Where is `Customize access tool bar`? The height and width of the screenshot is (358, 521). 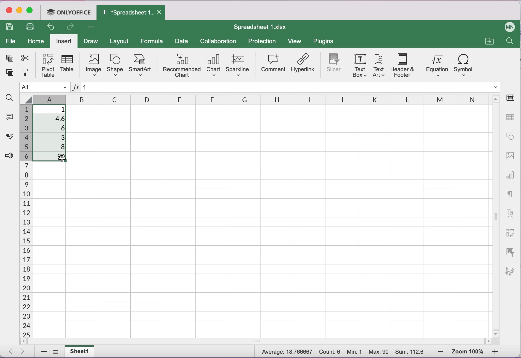 Customize access tool bar is located at coordinates (91, 27).